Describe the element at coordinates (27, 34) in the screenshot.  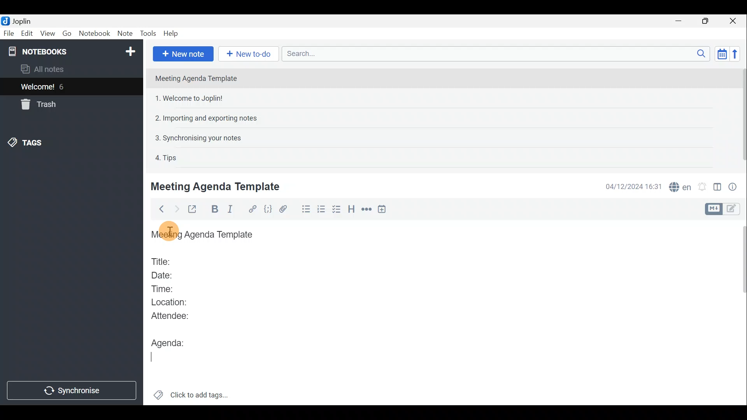
I see `Edit` at that location.